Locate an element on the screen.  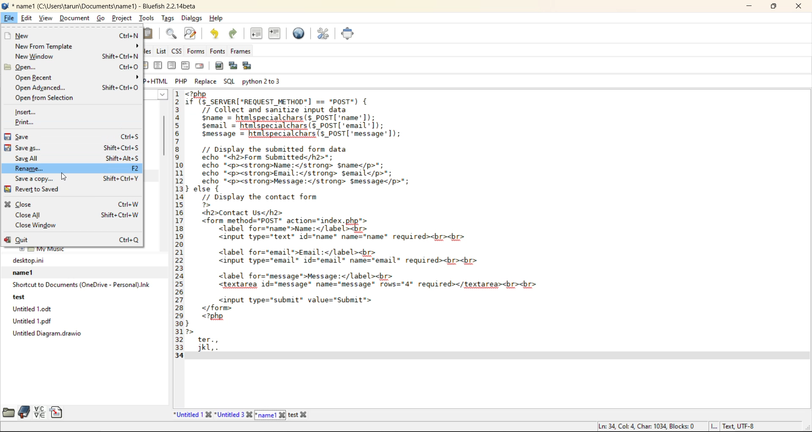
email is located at coordinates (201, 66).